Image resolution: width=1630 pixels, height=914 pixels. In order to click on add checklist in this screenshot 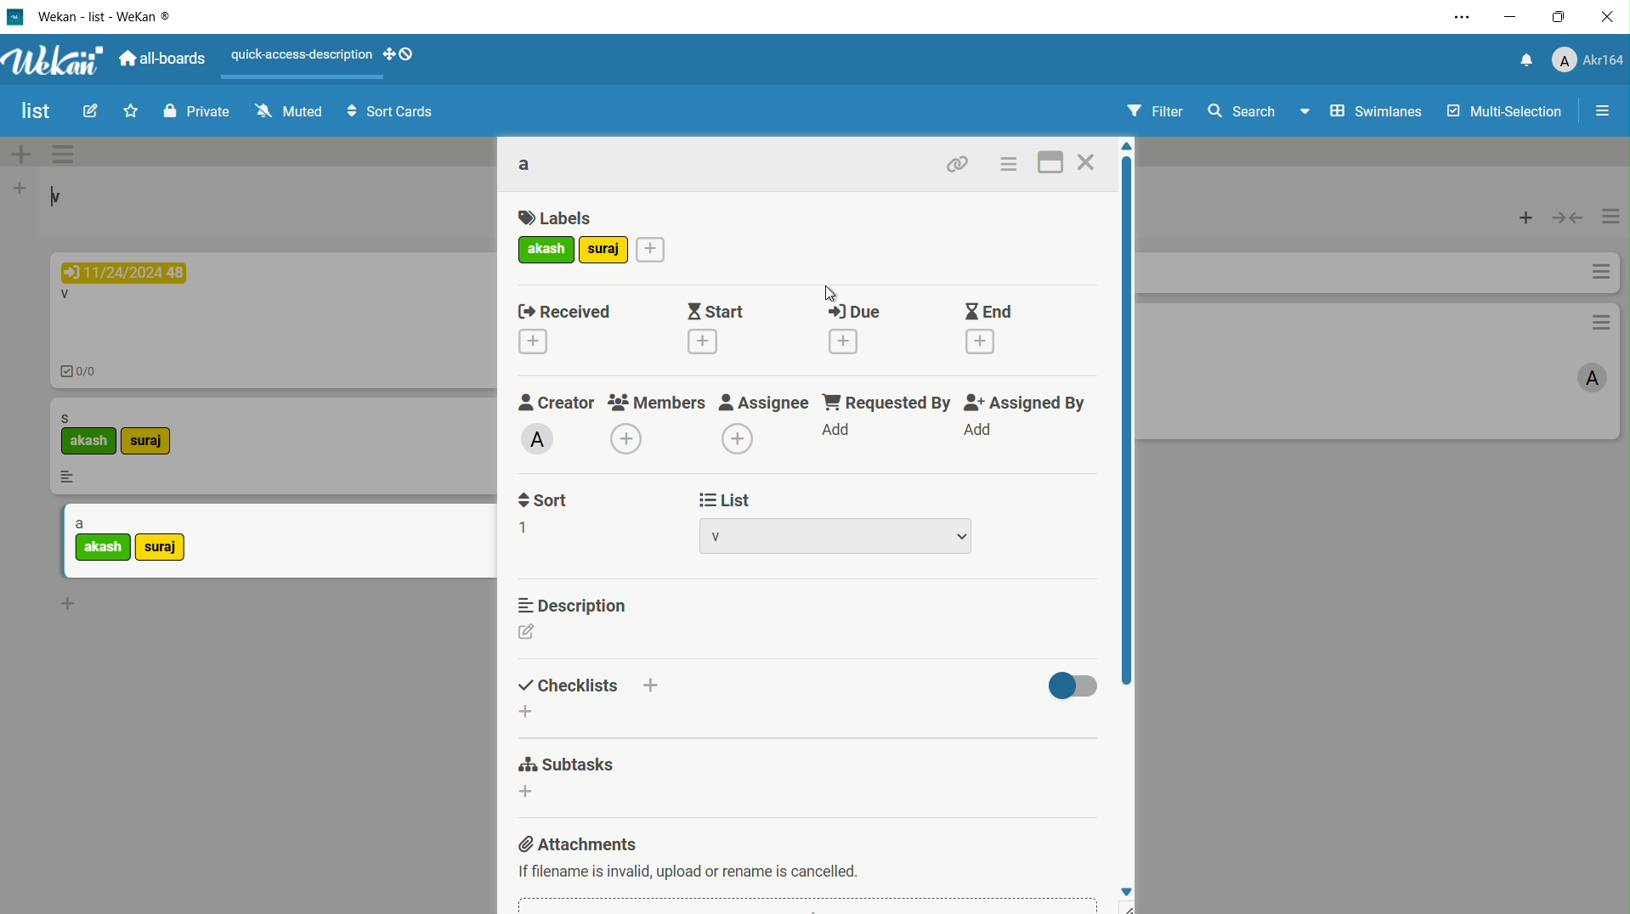, I will do `click(650, 687)`.